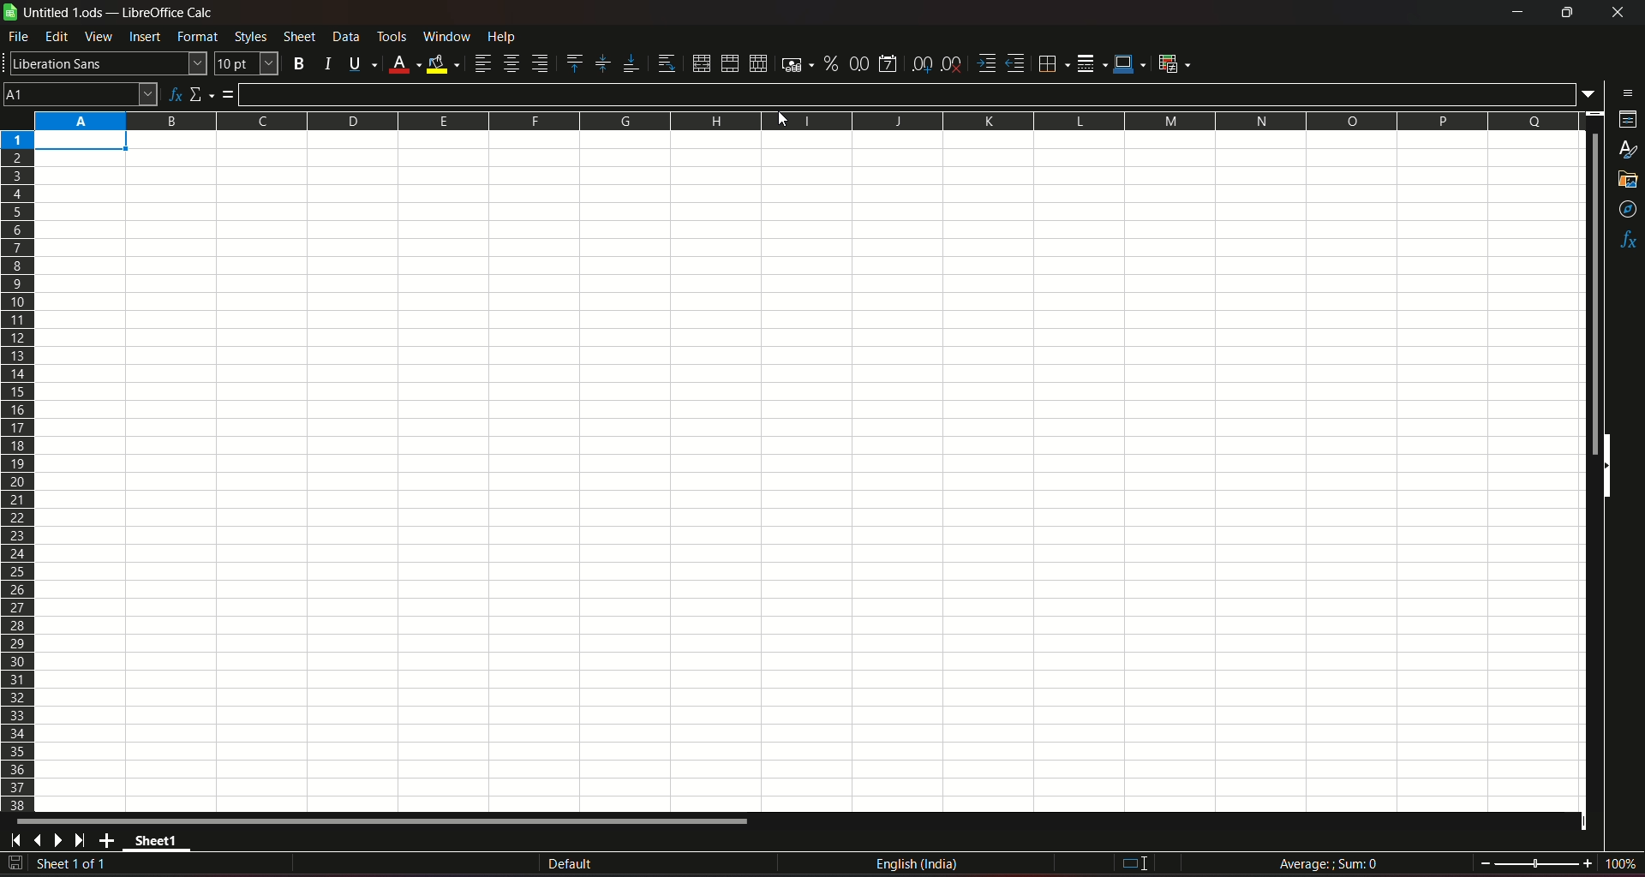 Image resolution: width=1645 pixels, height=877 pixels. What do you see at coordinates (81, 93) in the screenshot?
I see `name box` at bounding box center [81, 93].